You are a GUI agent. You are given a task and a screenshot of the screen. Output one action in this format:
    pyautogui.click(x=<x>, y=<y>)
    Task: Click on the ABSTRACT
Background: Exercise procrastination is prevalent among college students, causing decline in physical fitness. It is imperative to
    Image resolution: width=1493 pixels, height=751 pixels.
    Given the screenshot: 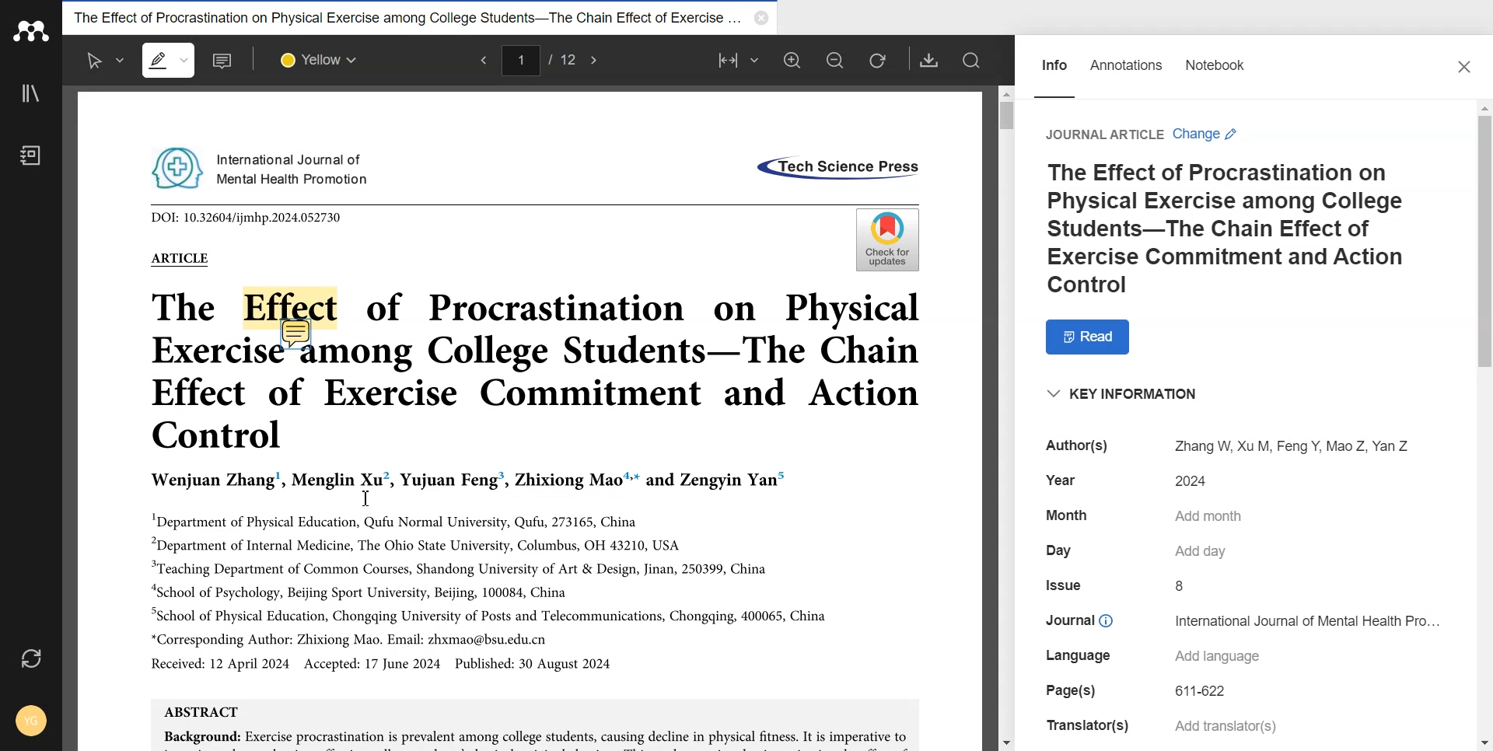 What is the action you would take?
    pyautogui.click(x=535, y=723)
    